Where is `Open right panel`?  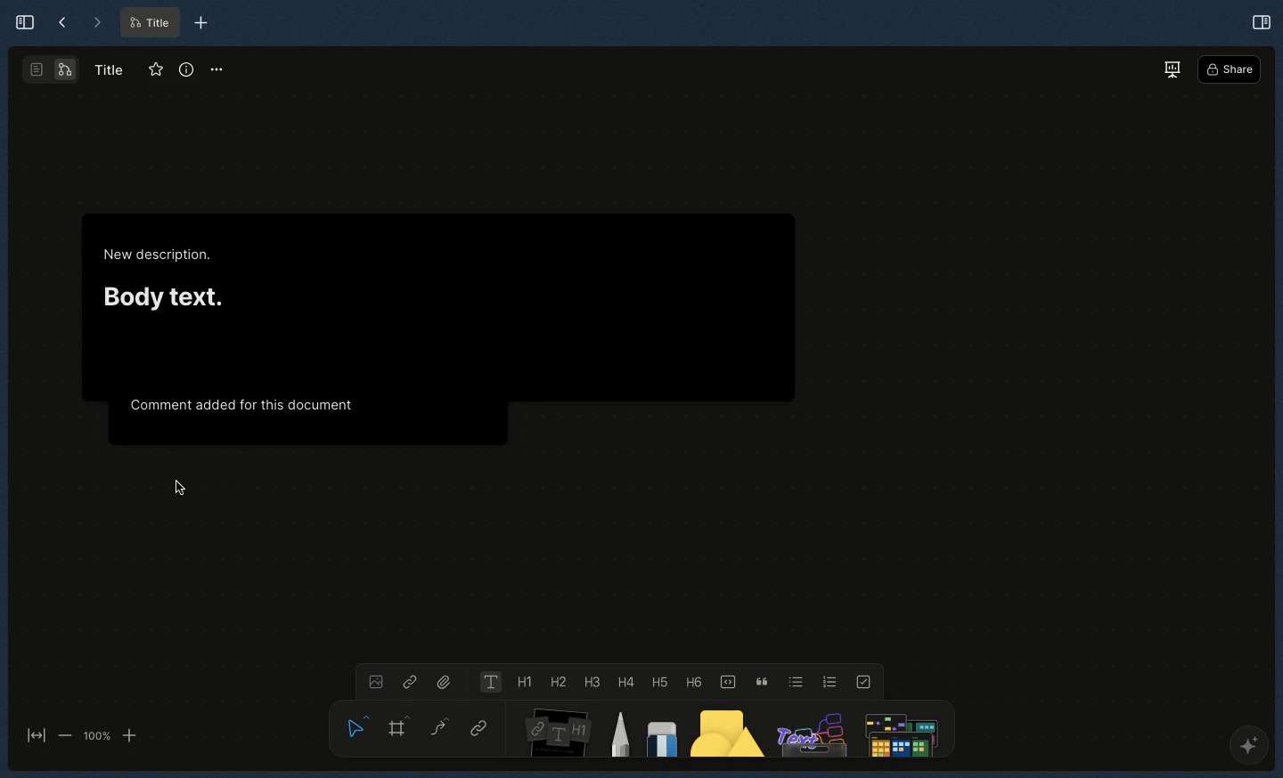
Open right panel is located at coordinates (1261, 20).